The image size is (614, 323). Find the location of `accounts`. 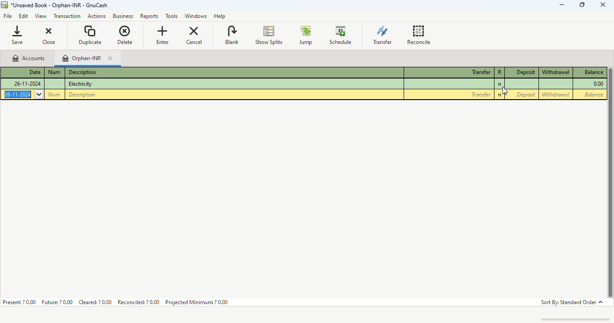

accounts is located at coordinates (28, 58).